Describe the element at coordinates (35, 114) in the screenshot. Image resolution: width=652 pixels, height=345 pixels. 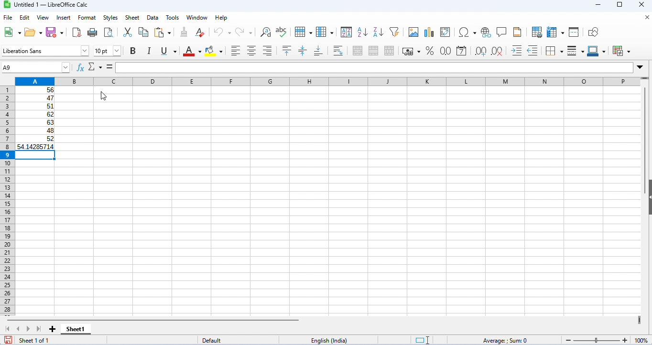
I see `range of cells` at that location.